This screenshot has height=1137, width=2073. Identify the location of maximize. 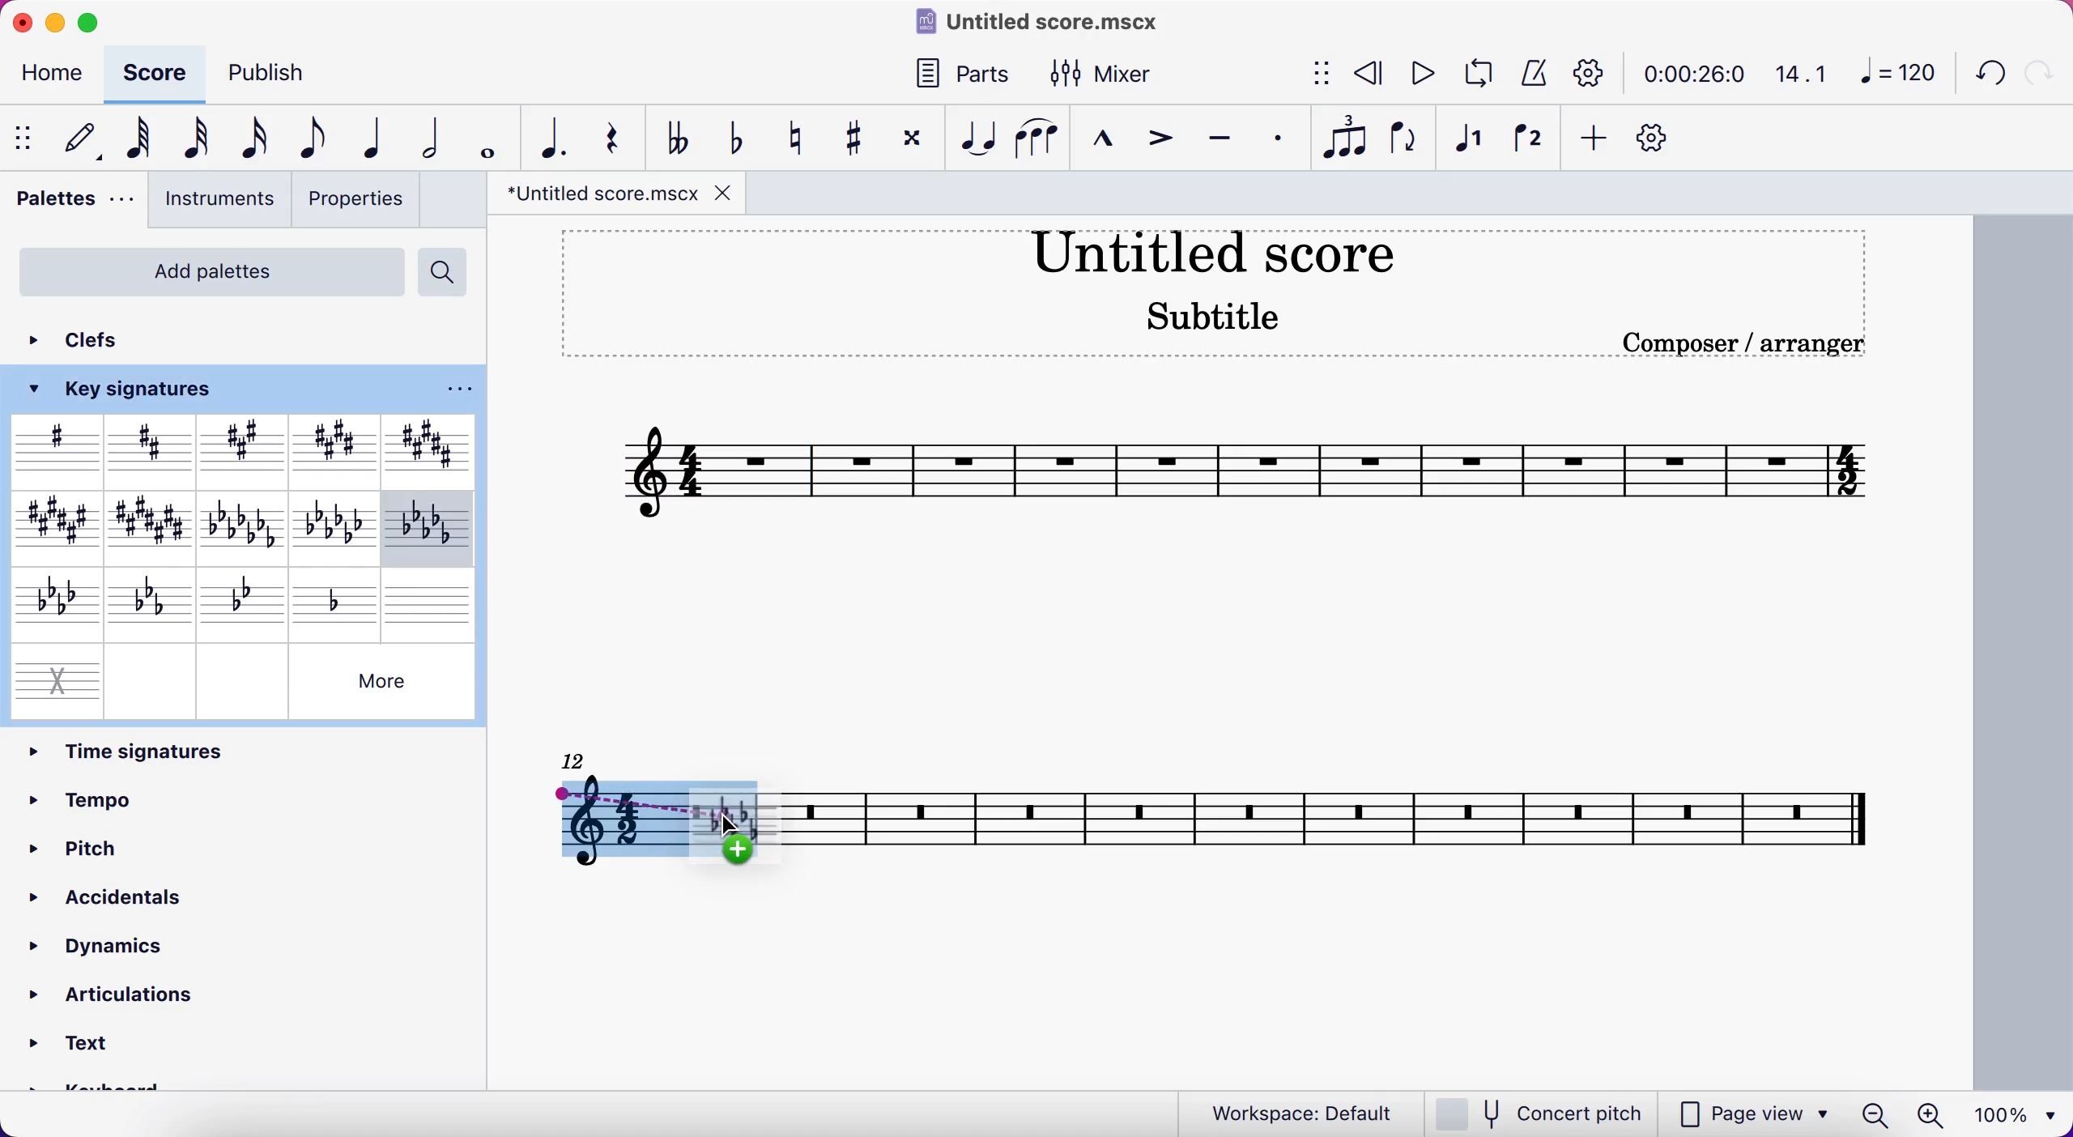
(95, 23).